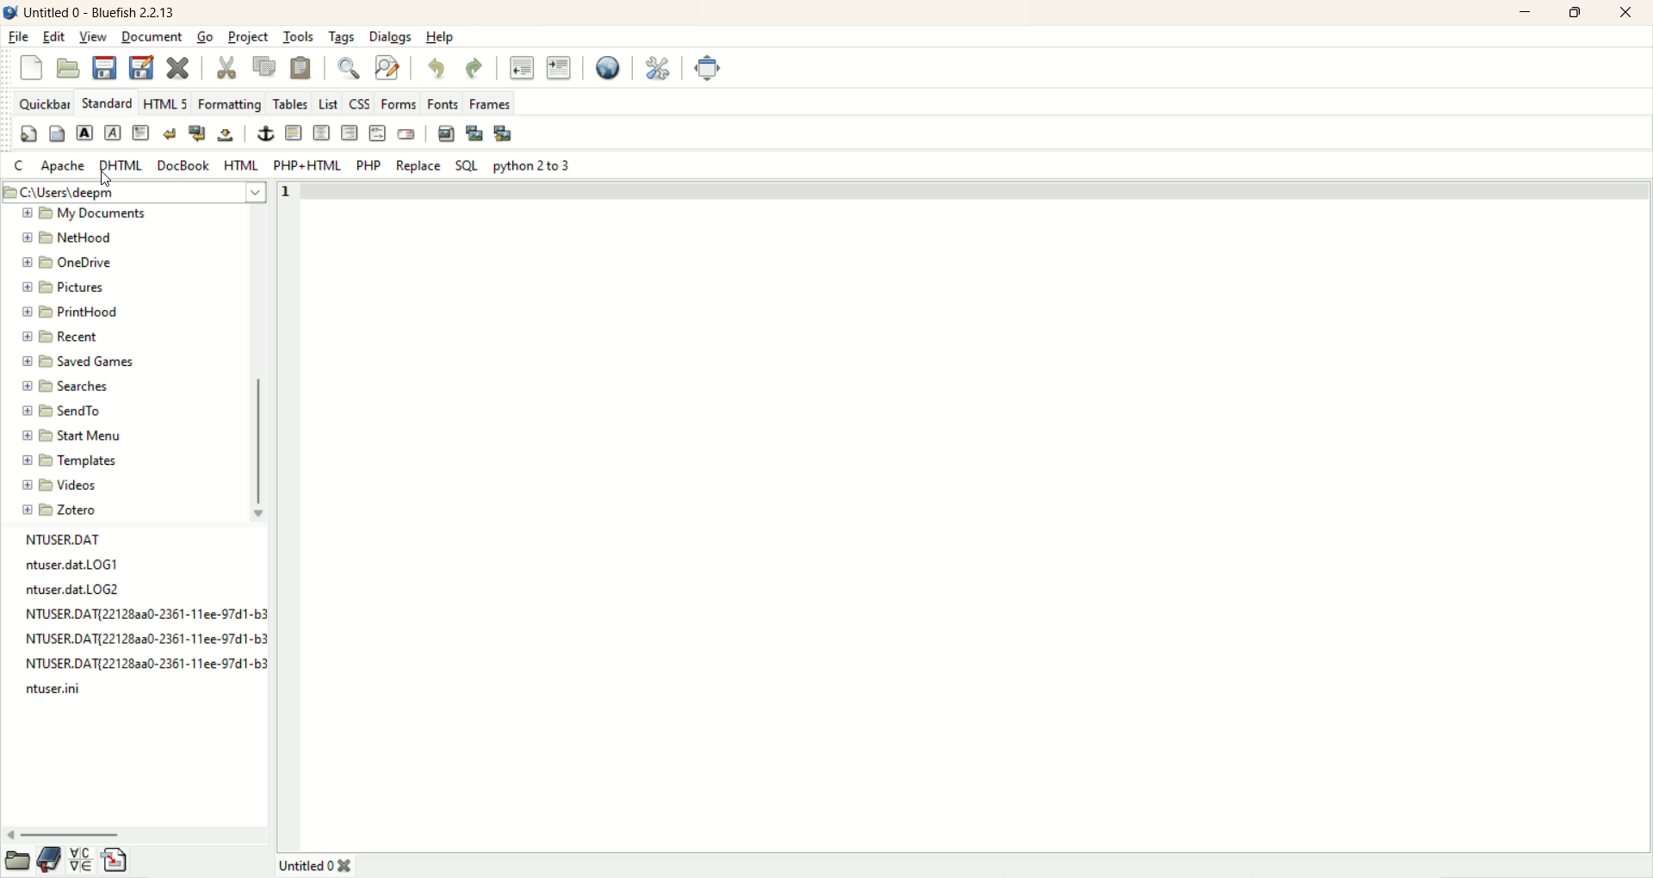 The image size is (1653, 878). Describe the element at coordinates (440, 38) in the screenshot. I see `help` at that location.